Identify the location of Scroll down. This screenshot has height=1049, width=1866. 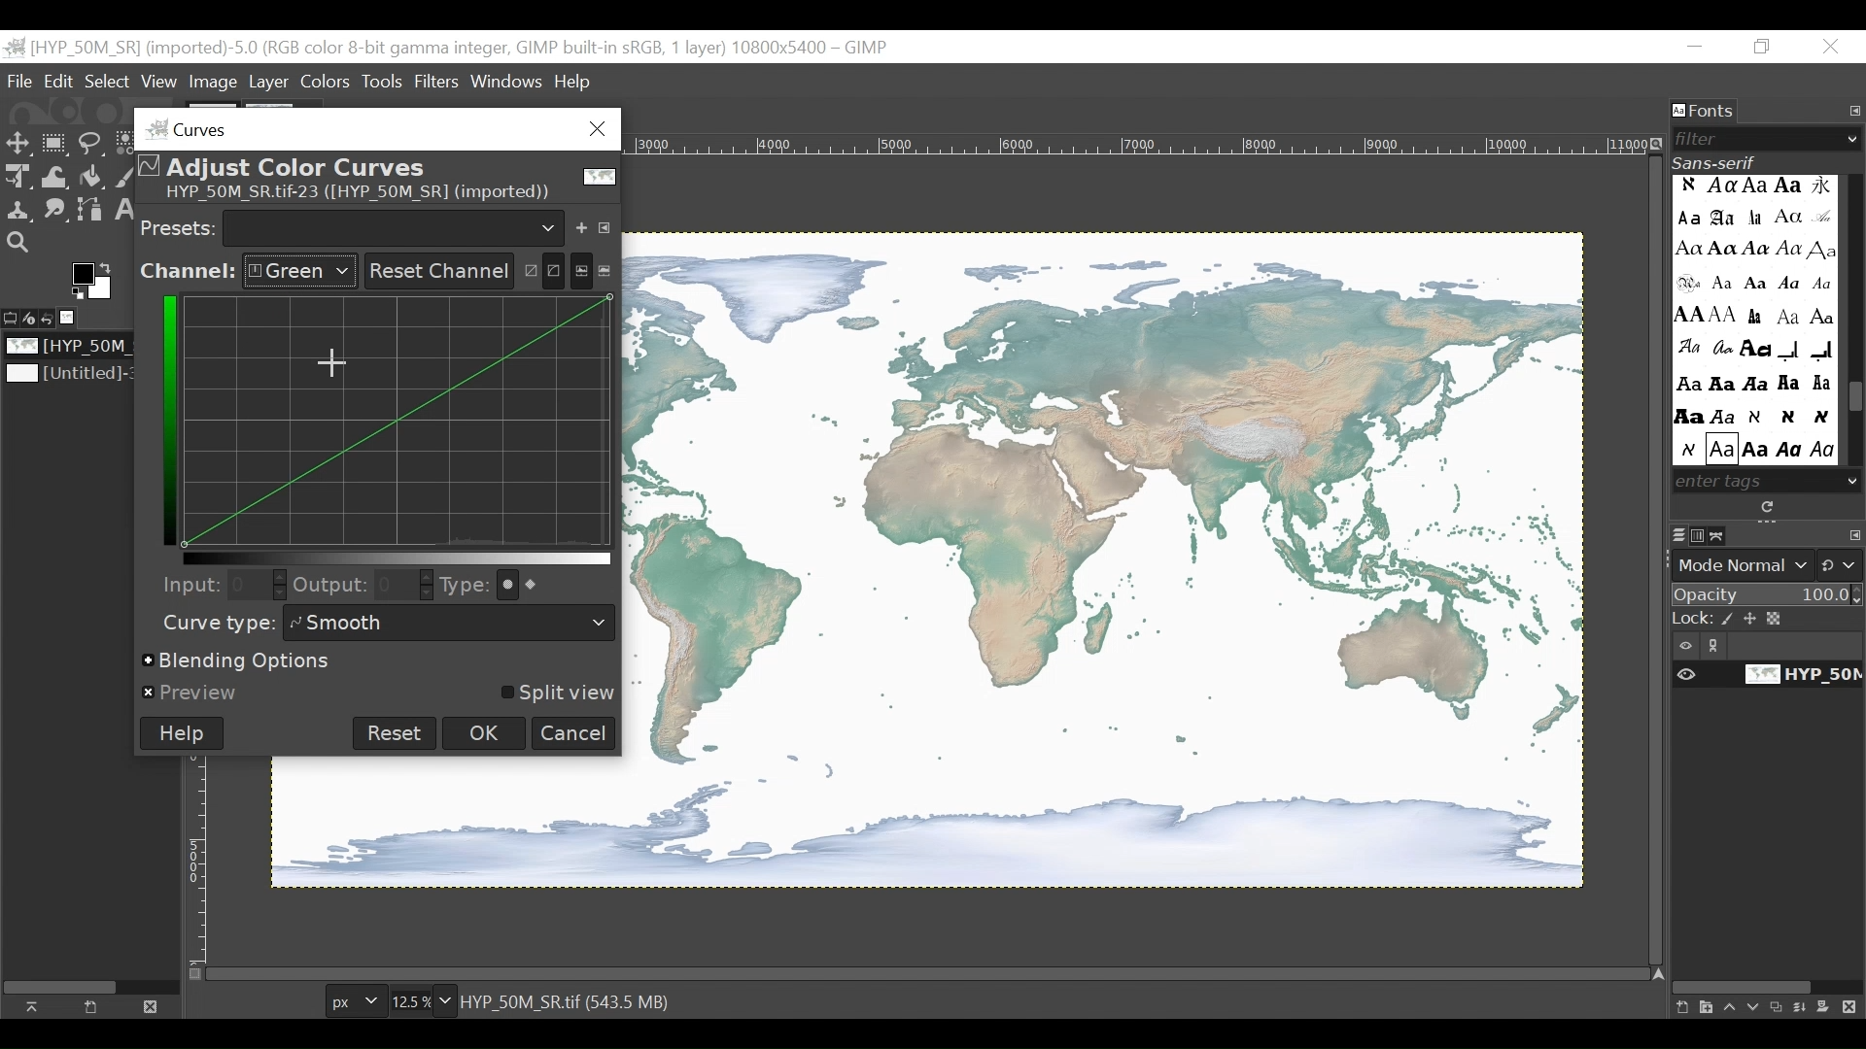
(1853, 480).